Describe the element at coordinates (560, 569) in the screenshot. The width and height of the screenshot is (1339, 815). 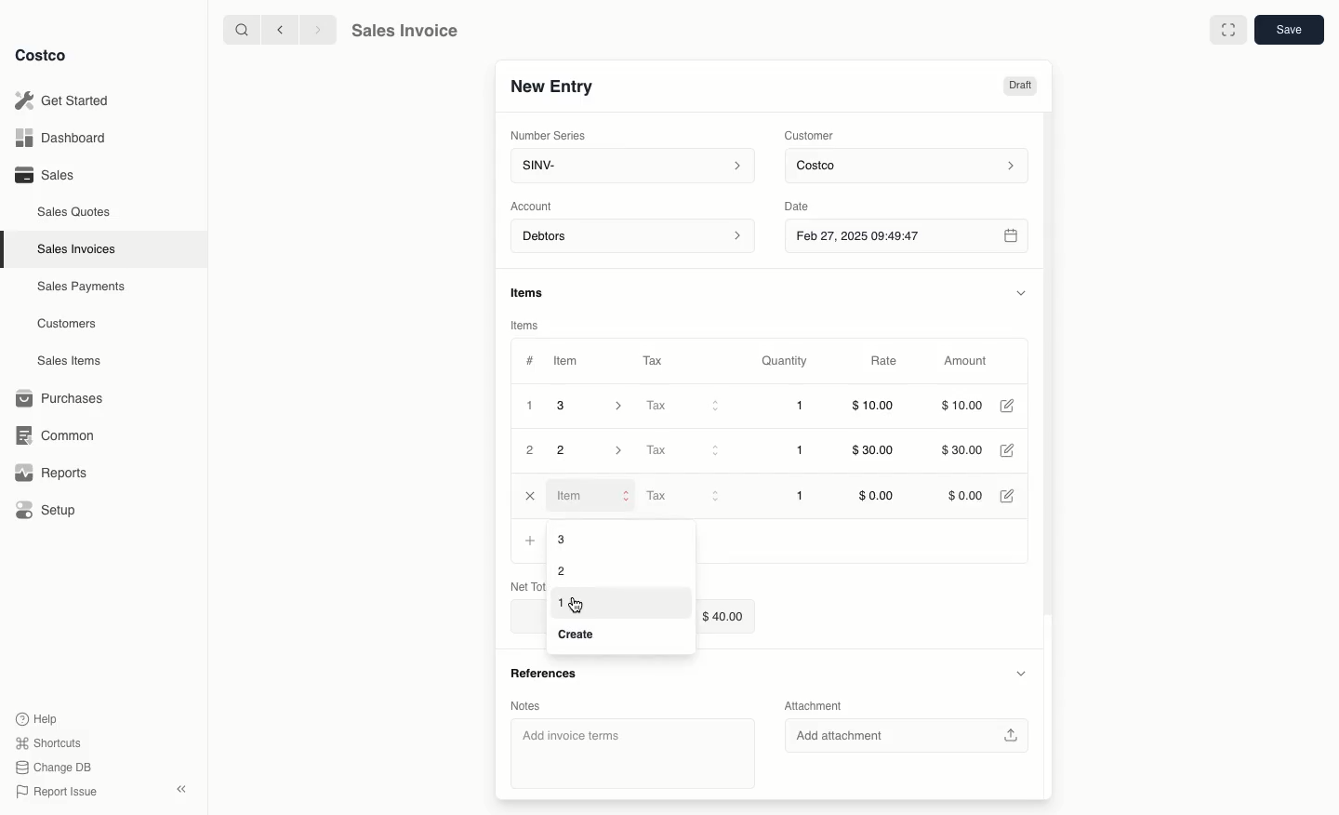
I see `2` at that location.